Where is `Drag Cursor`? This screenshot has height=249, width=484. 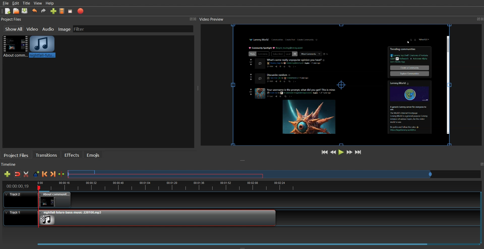
Drag Cursor is located at coordinates (44, 219).